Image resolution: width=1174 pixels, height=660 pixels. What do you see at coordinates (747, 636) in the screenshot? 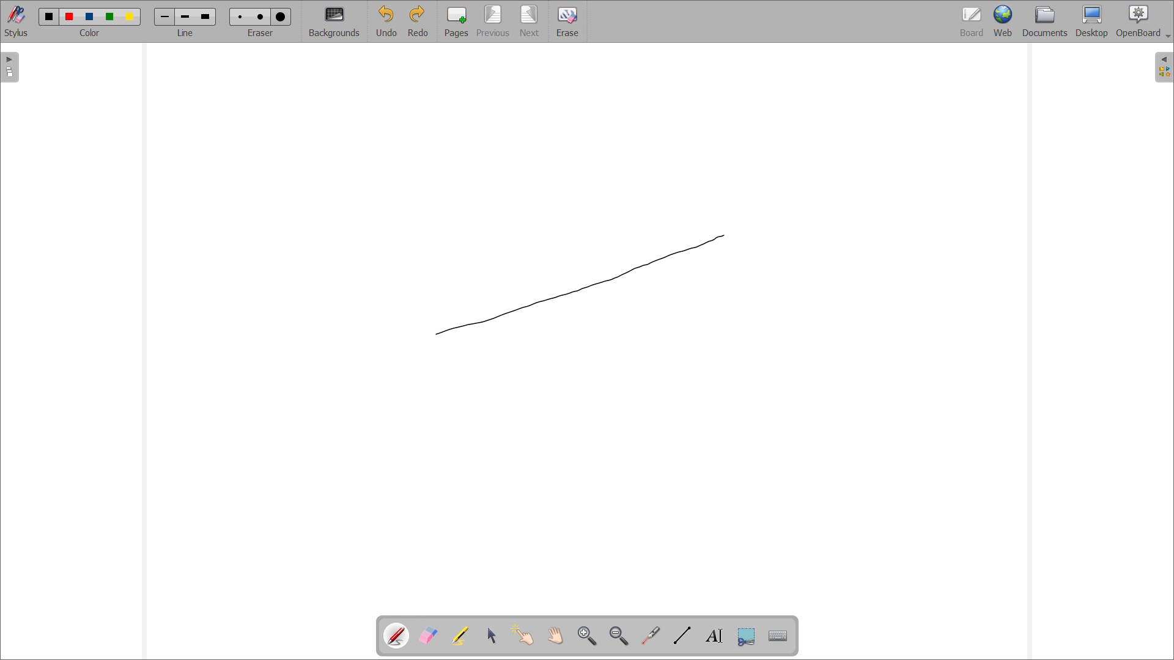
I see `capture part of the screen` at bounding box center [747, 636].